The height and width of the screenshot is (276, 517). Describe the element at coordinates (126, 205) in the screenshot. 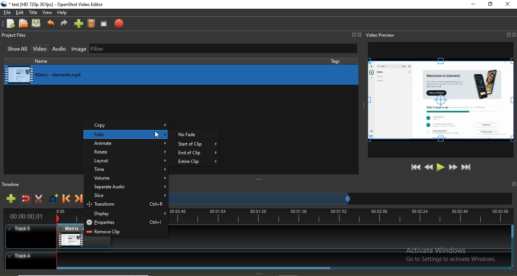

I see `transform` at that location.